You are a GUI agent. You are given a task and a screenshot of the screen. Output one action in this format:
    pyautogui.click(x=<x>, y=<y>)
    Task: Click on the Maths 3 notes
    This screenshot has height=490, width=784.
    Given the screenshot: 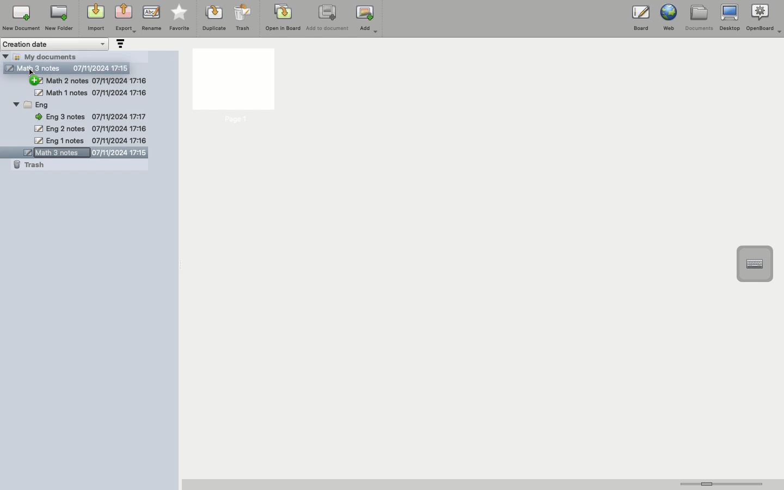 What is the action you would take?
    pyautogui.click(x=69, y=68)
    